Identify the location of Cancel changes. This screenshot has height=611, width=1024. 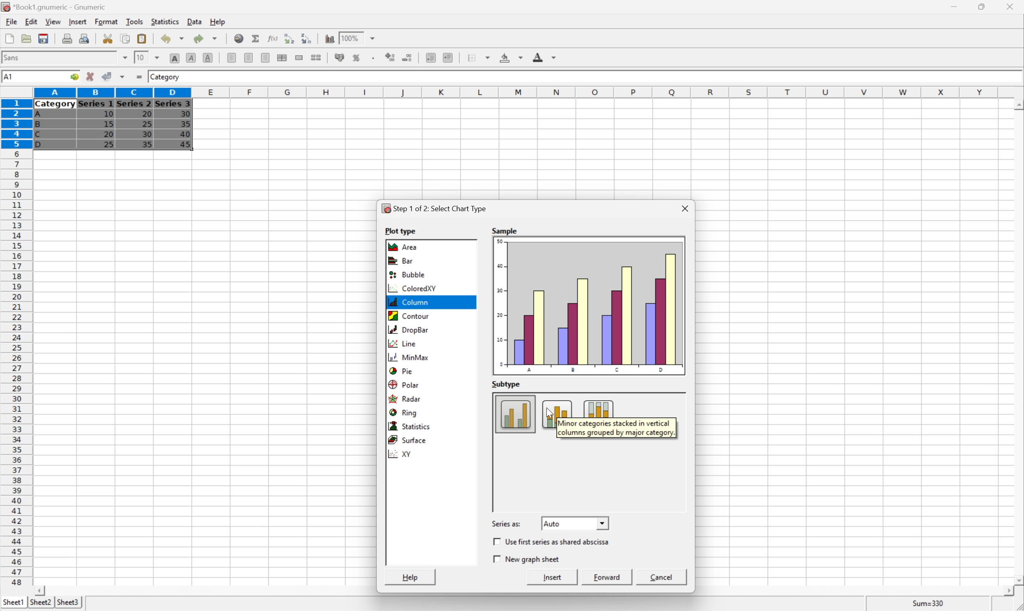
(90, 75).